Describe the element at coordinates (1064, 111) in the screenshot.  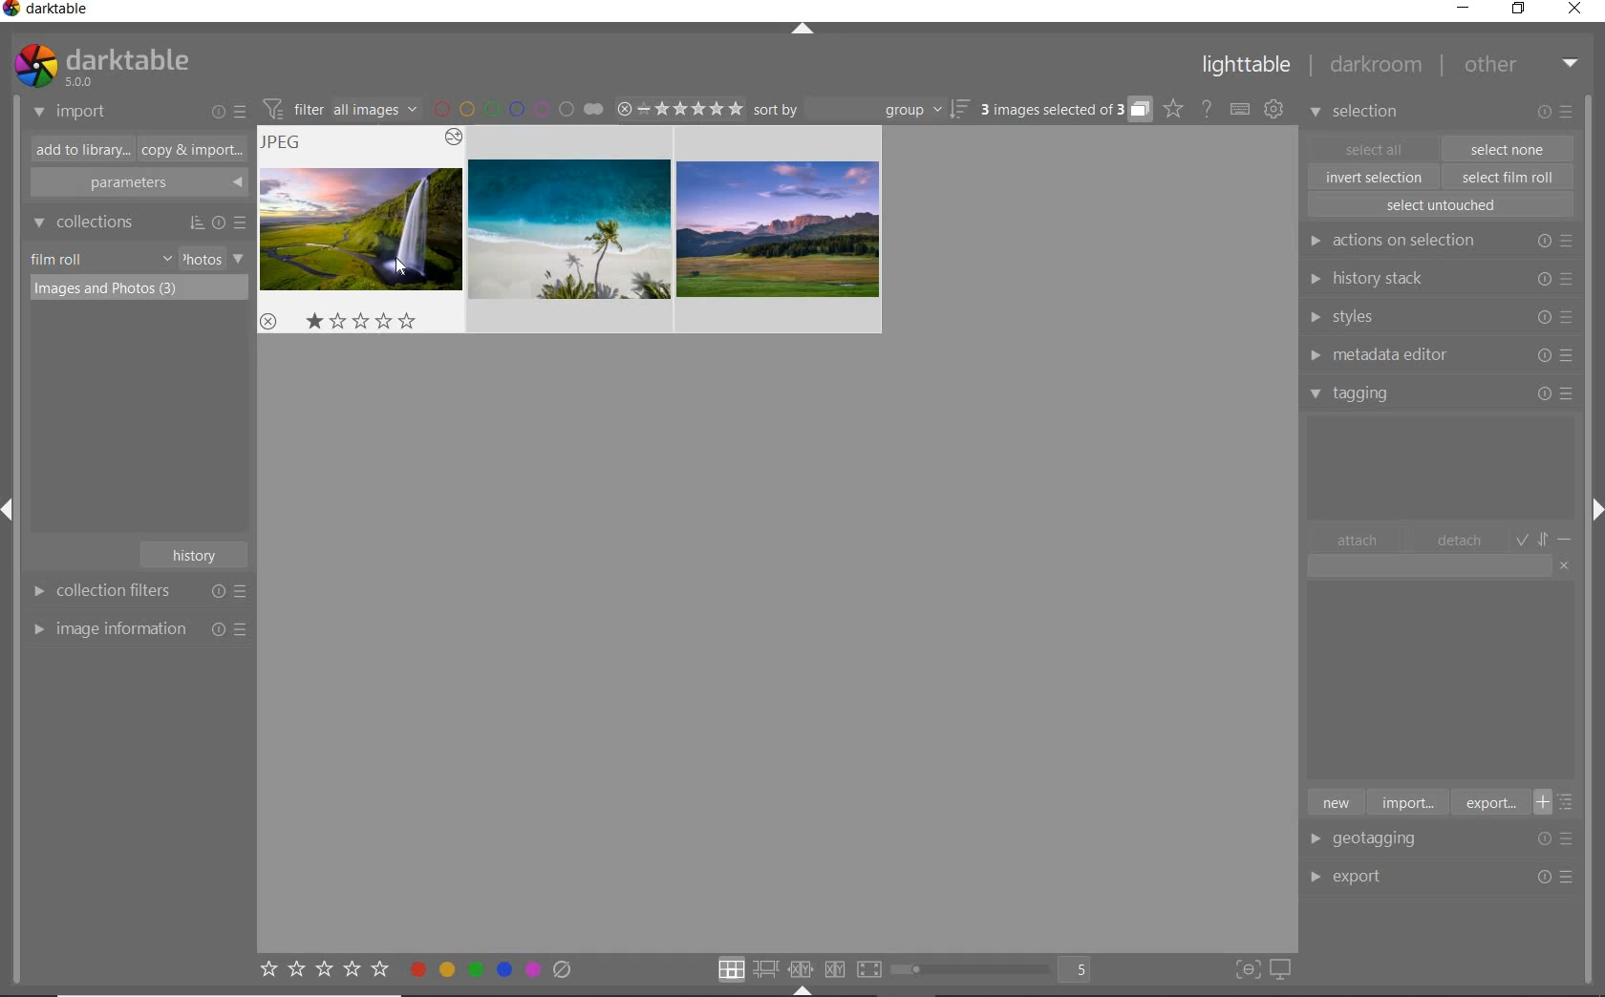
I see `expand grouped images` at that location.